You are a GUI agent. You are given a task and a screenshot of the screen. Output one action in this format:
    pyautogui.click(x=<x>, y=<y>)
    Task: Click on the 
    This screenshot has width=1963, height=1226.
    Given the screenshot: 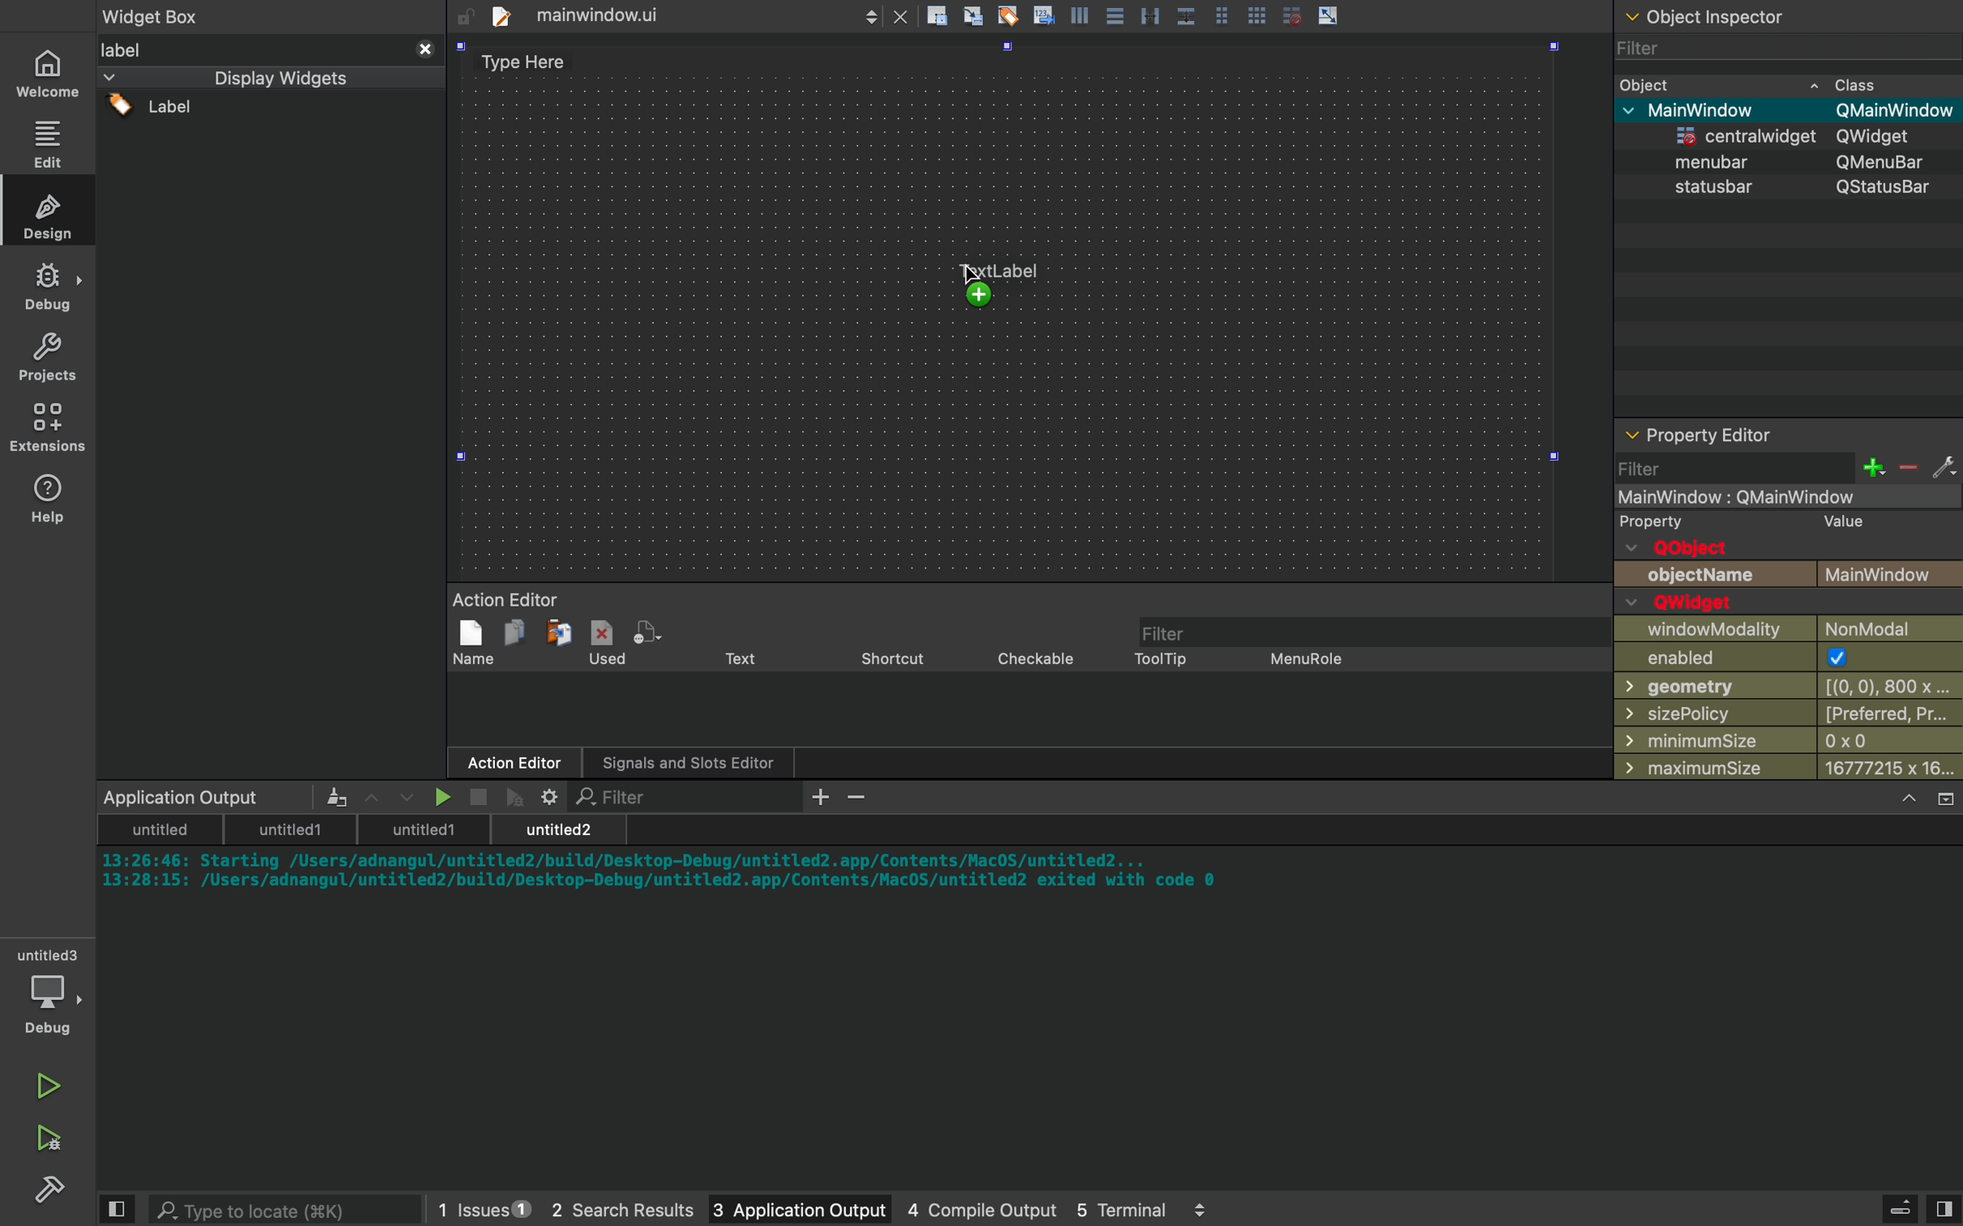 What is the action you would take?
    pyautogui.click(x=1920, y=1208)
    